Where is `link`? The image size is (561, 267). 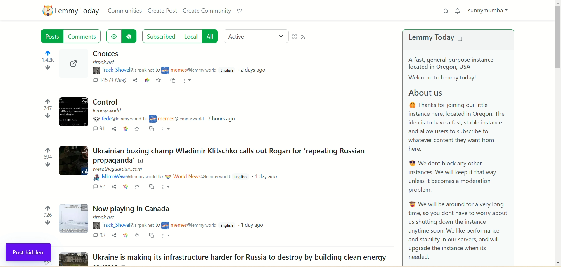
link is located at coordinates (124, 186).